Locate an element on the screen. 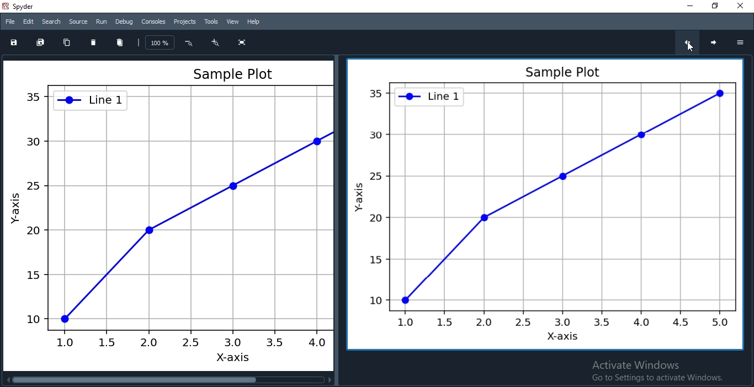 Image resolution: width=754 pixels, height=387 pixels. View is located at coordinates (232, 21).